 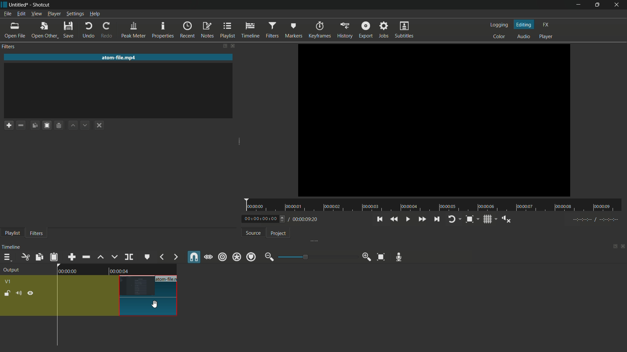 I want to click on subtitles, so click(x=404, y=30).